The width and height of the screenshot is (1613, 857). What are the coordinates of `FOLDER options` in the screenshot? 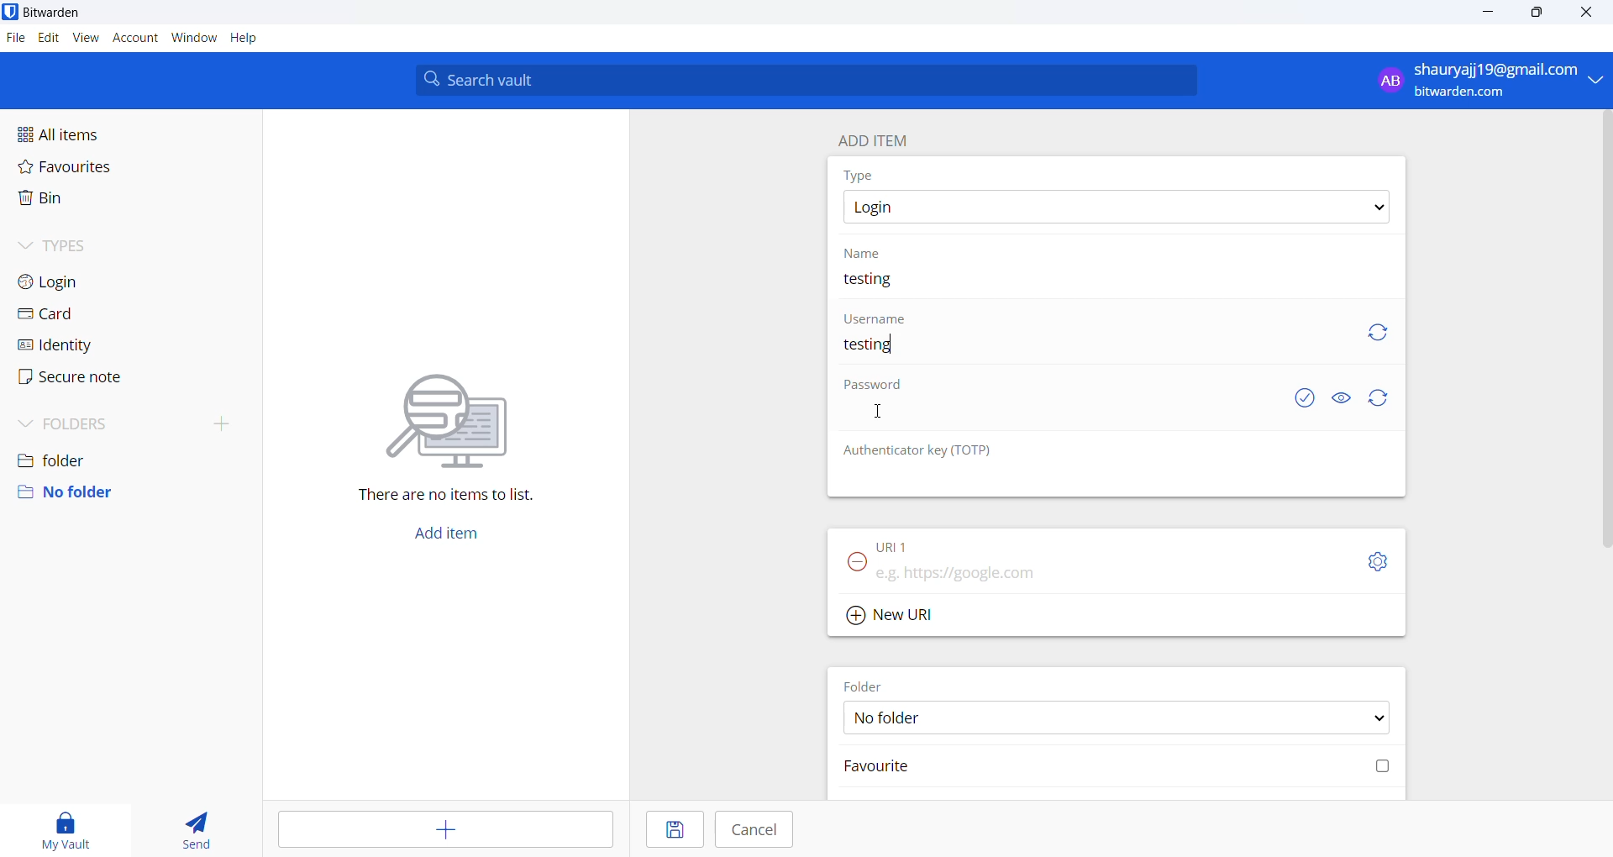 It's located at (1118, 718).